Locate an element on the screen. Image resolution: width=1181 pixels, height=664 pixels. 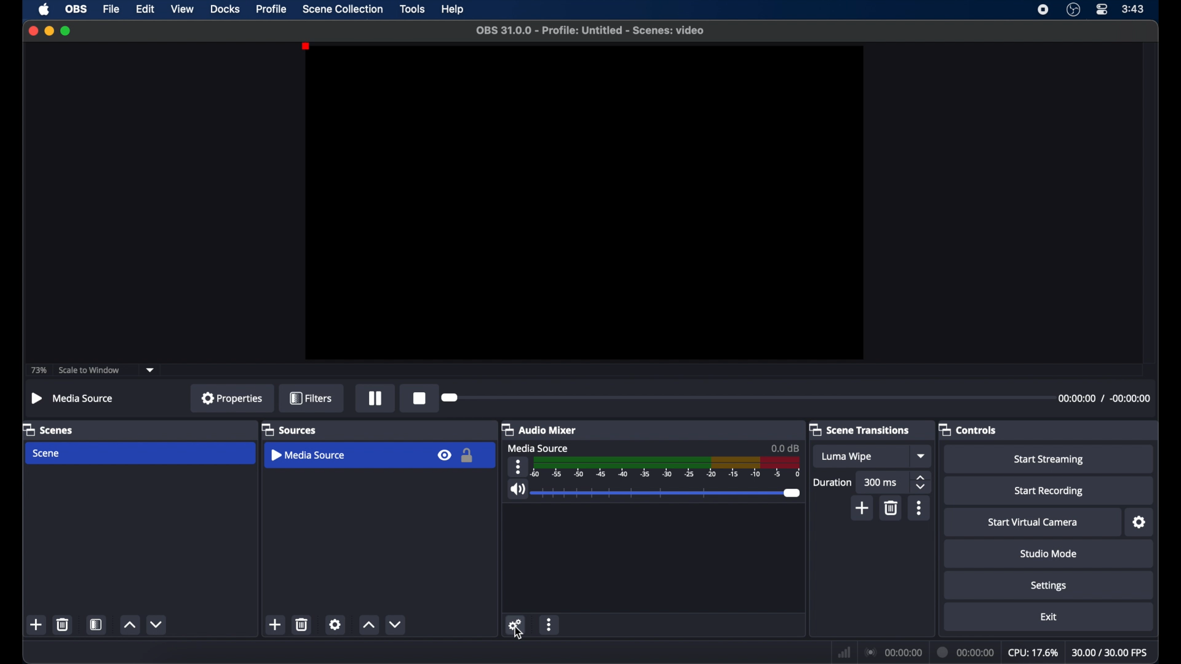
add is located at coordinates (863, 508).